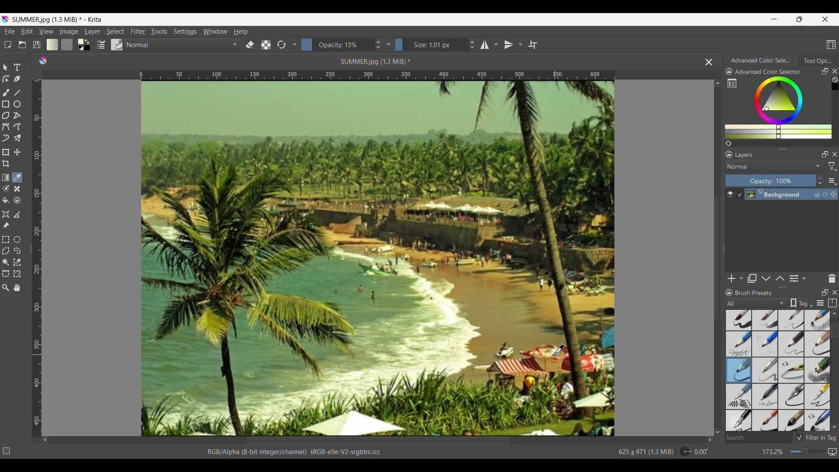  I want to click on Tool options, so click(818, 60).